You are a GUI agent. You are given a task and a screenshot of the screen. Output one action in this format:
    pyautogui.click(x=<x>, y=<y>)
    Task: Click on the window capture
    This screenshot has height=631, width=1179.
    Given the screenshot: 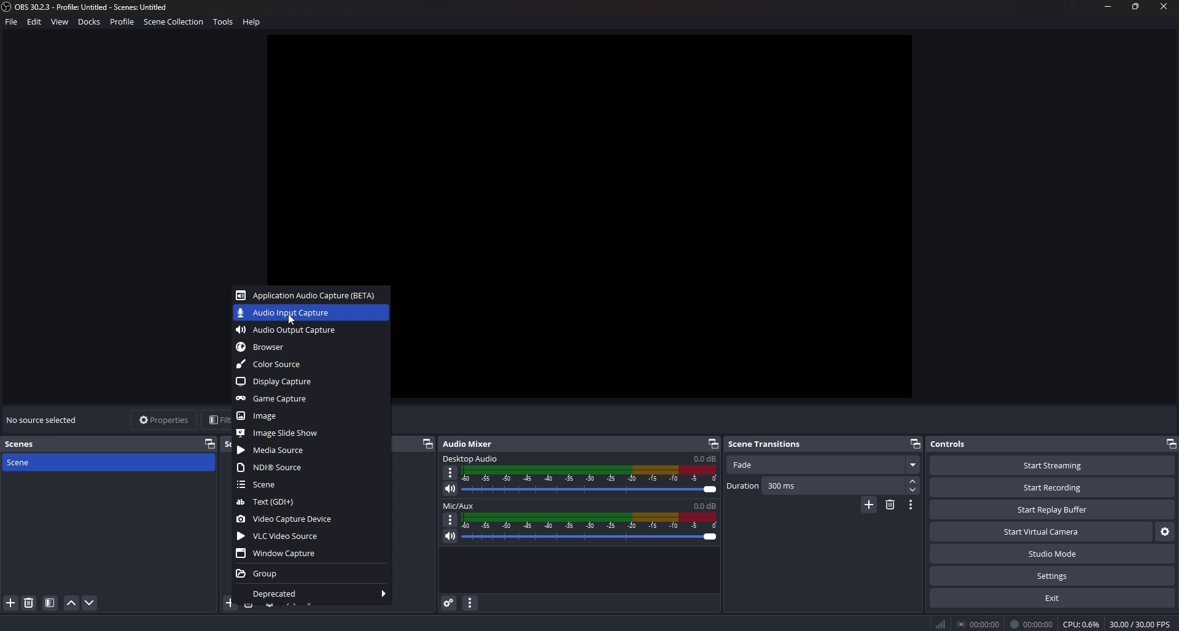 What is the action you would take?
    pyautogui.click(x=313, y=554)
    